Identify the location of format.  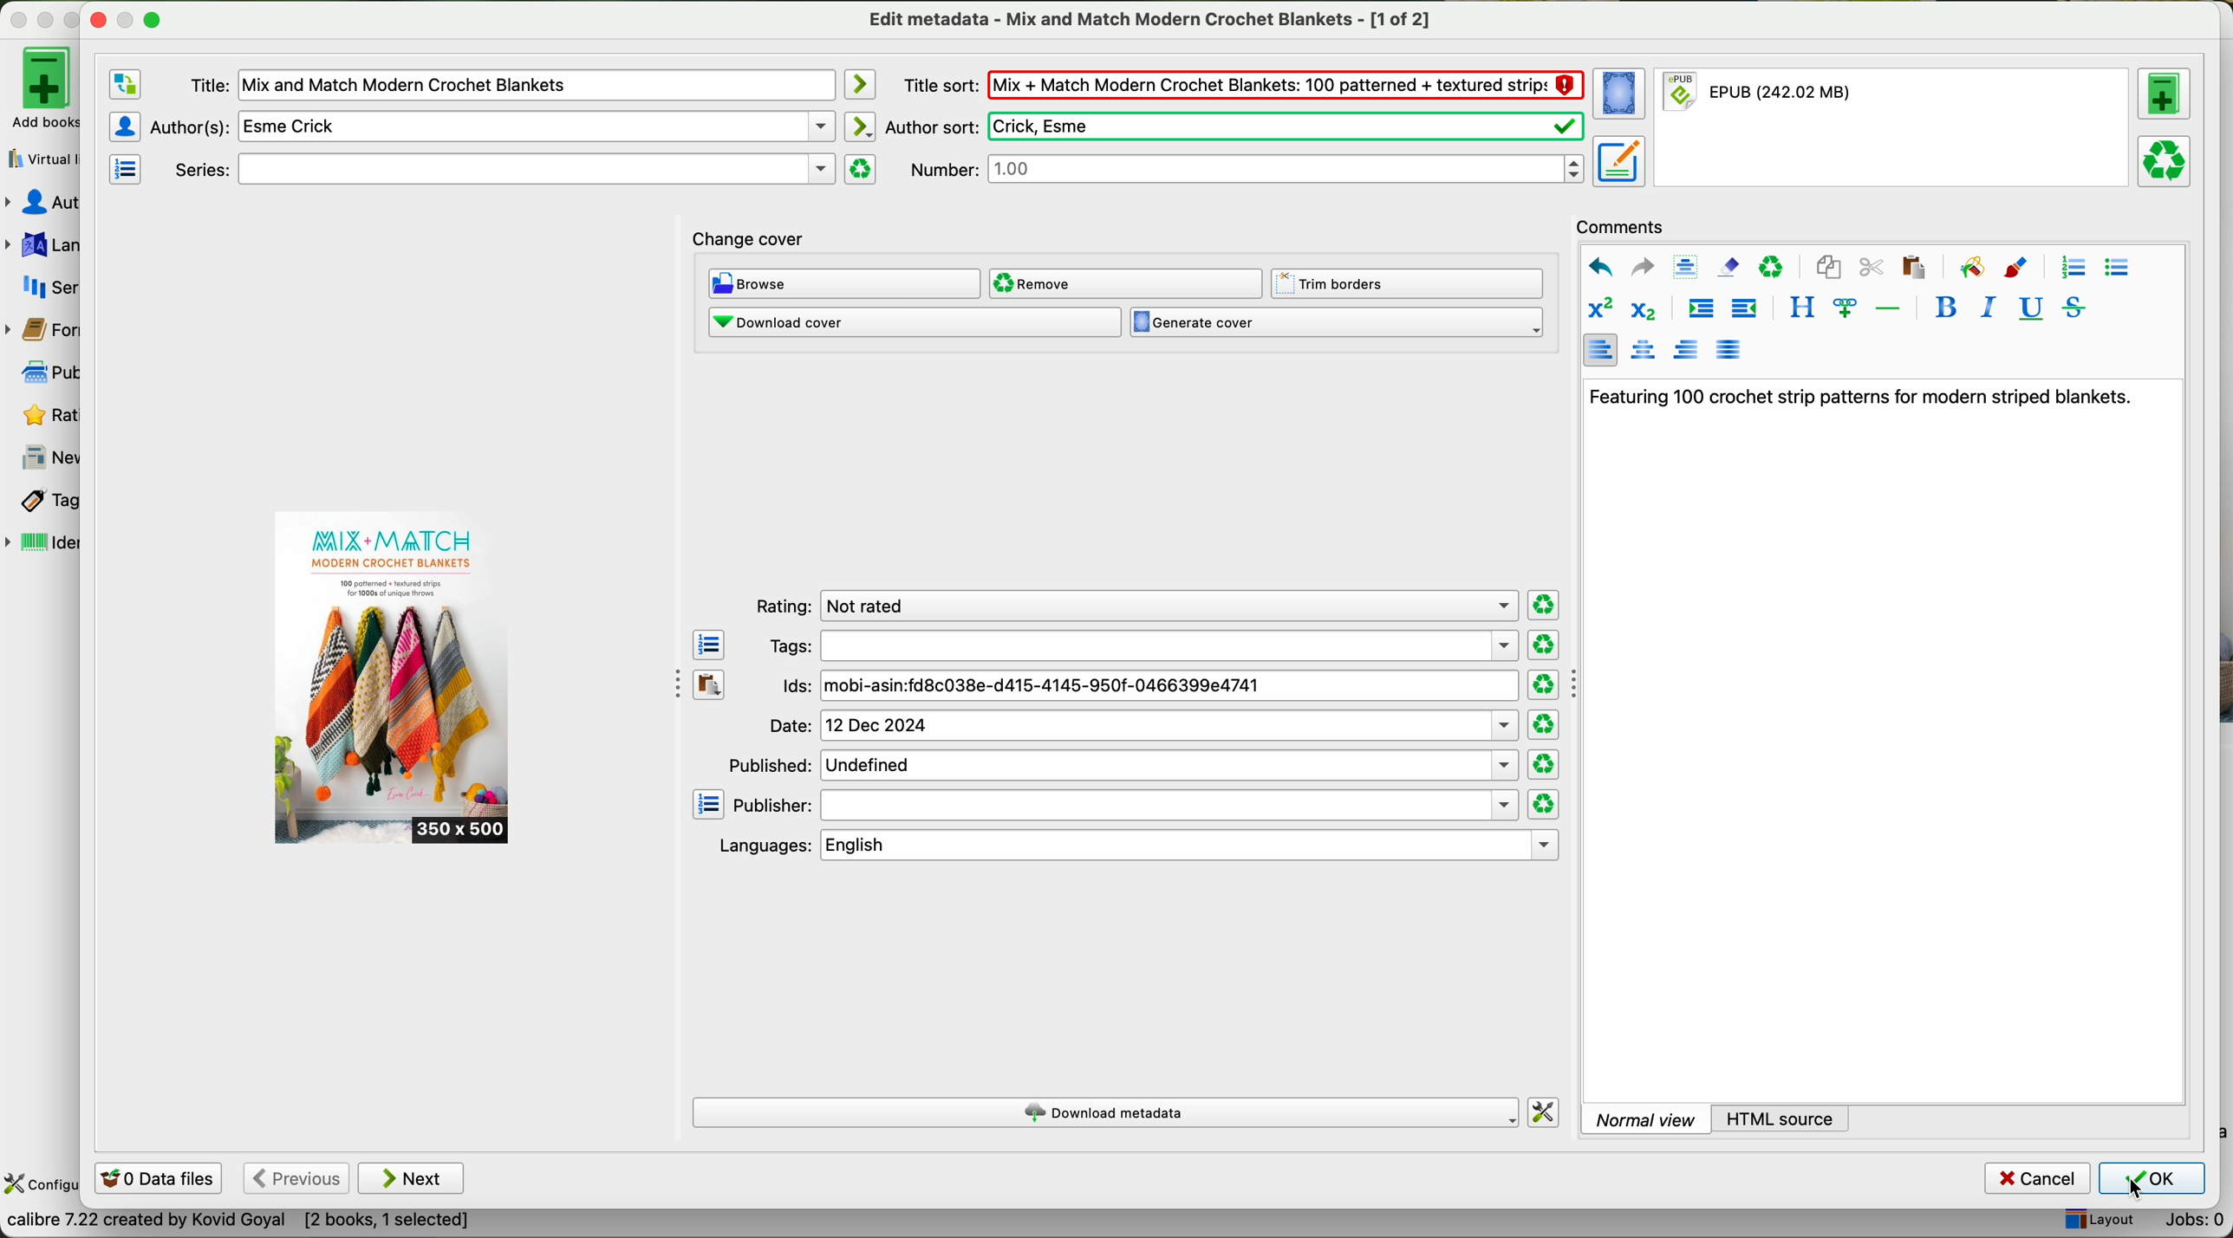
(1894, 128).